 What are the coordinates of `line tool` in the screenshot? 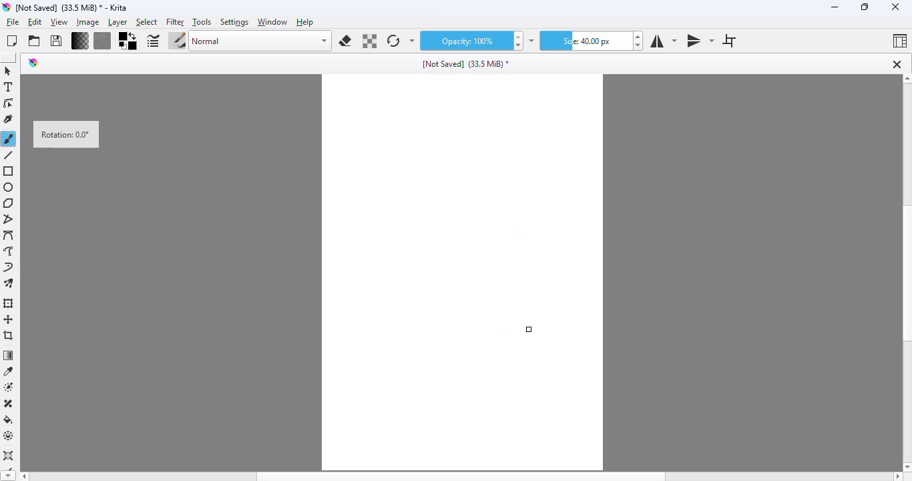 It's located at (9, 155).